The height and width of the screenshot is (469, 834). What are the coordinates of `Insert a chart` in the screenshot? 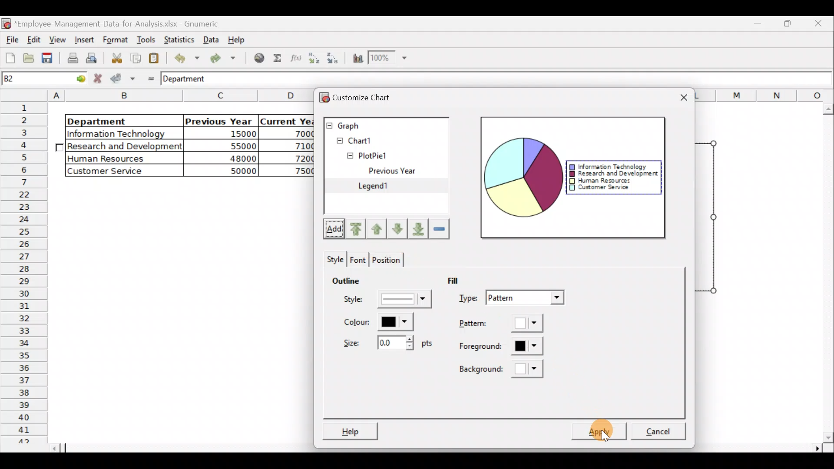 It's located at (357, 59).